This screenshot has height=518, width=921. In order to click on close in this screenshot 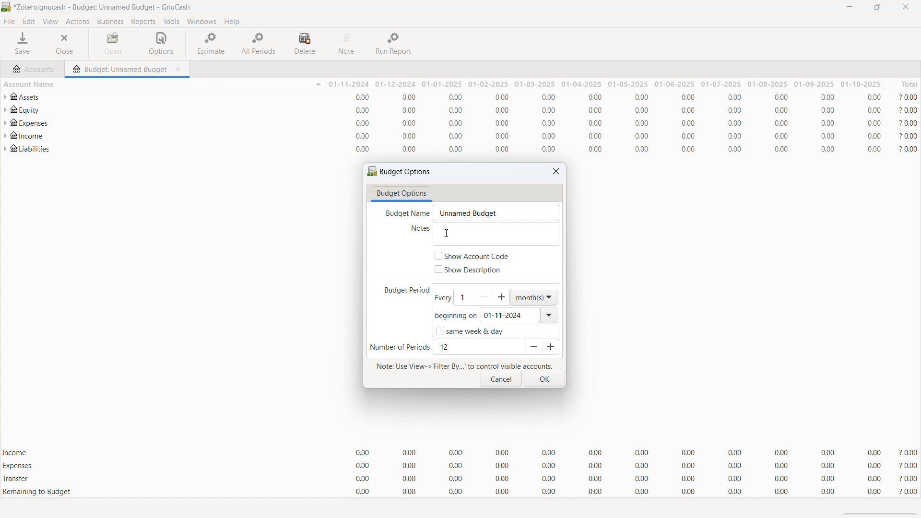, I will do `click(556, 171)`.